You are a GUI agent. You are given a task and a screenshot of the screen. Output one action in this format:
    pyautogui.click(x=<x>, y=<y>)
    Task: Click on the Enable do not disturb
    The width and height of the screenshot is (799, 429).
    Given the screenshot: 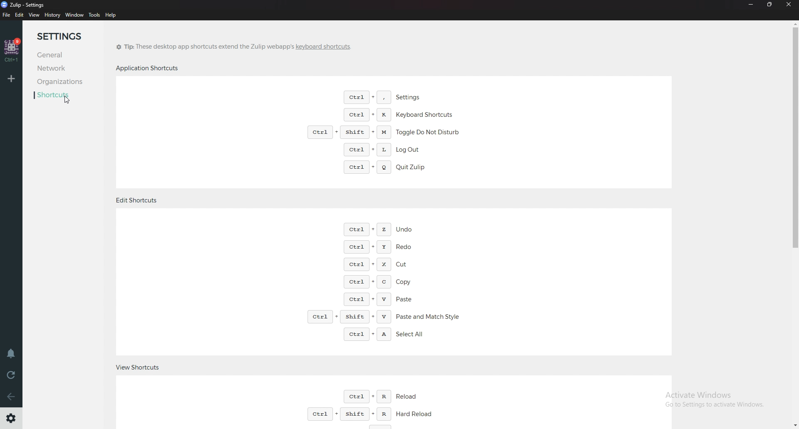 What is the action you would take?
    pyautogui.click(x=10, y=354)
    